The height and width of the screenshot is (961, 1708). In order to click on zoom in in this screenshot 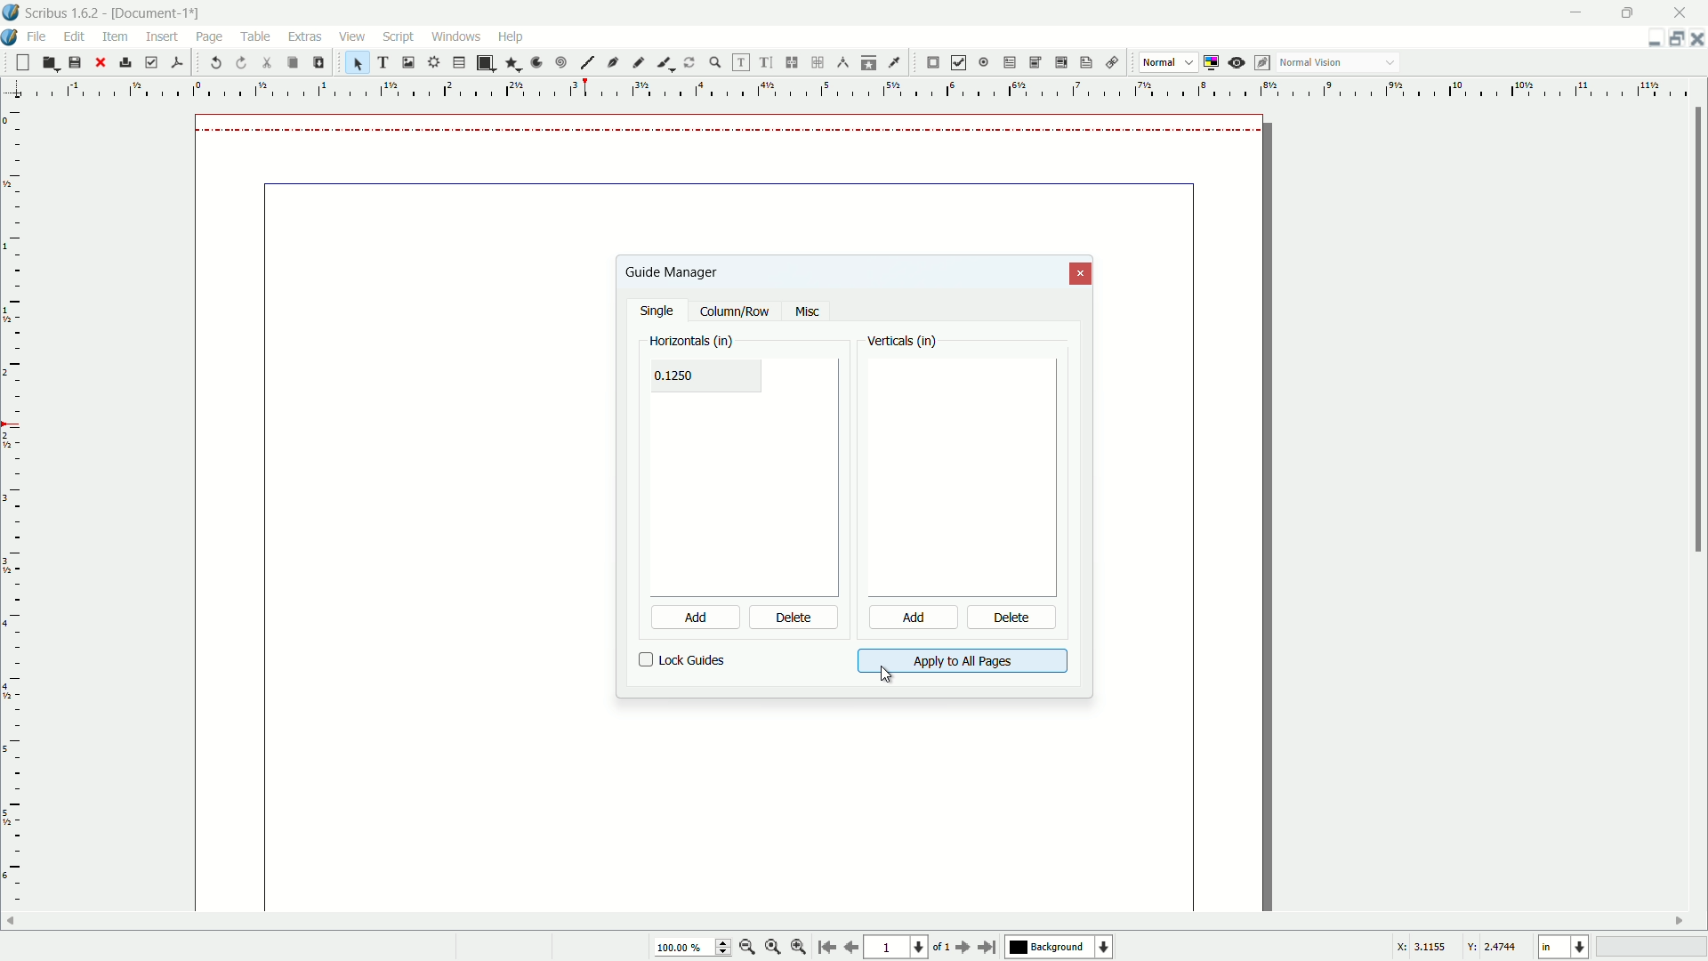, I will do `click(799, 948)`.